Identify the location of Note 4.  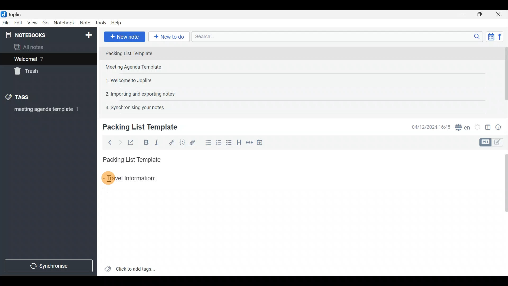
(137, 93).